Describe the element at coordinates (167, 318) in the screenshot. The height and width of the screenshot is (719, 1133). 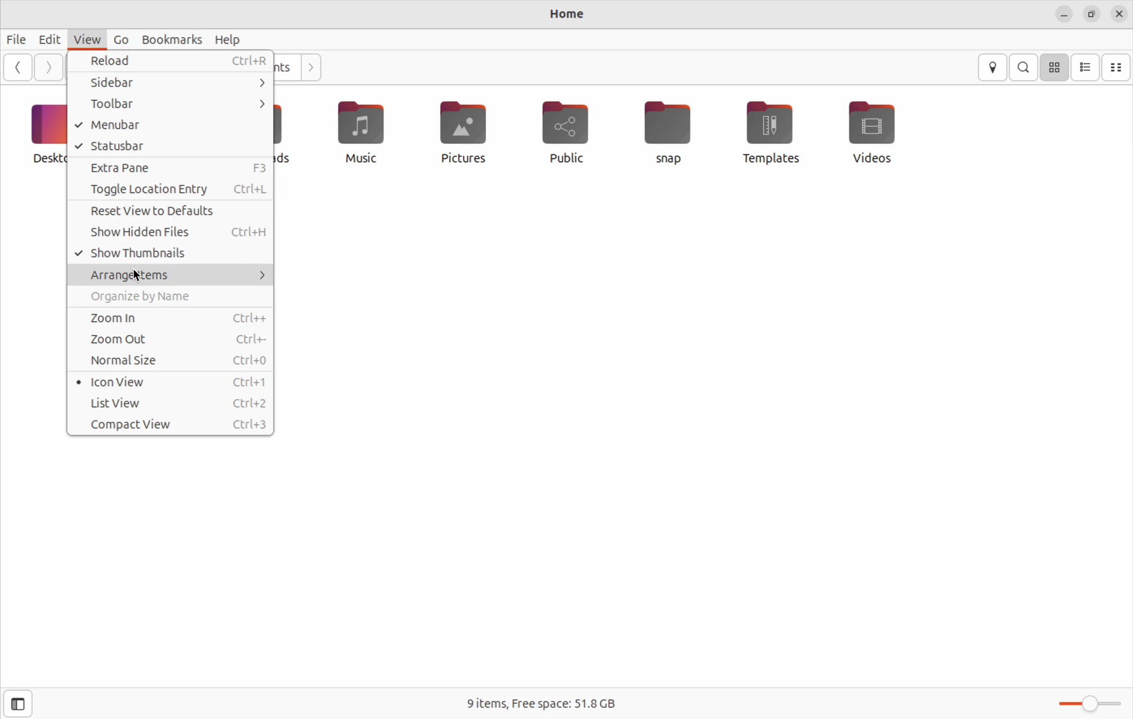
I see `zoom in` at that location.